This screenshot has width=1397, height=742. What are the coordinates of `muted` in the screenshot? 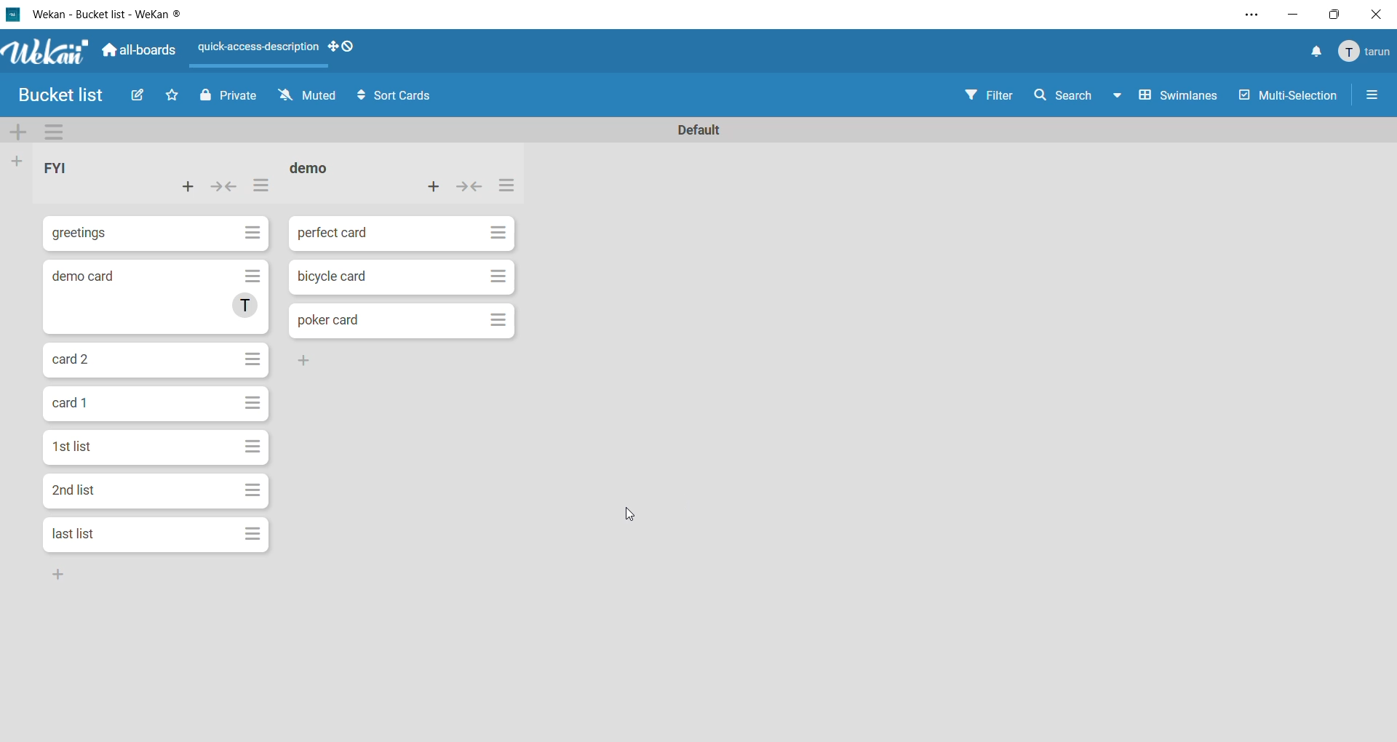 It's located at (304, 98).